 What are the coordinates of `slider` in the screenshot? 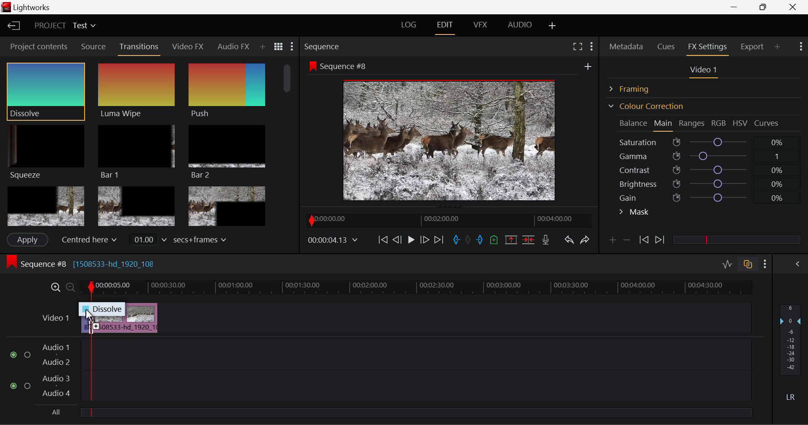 It's located at (736, 239).